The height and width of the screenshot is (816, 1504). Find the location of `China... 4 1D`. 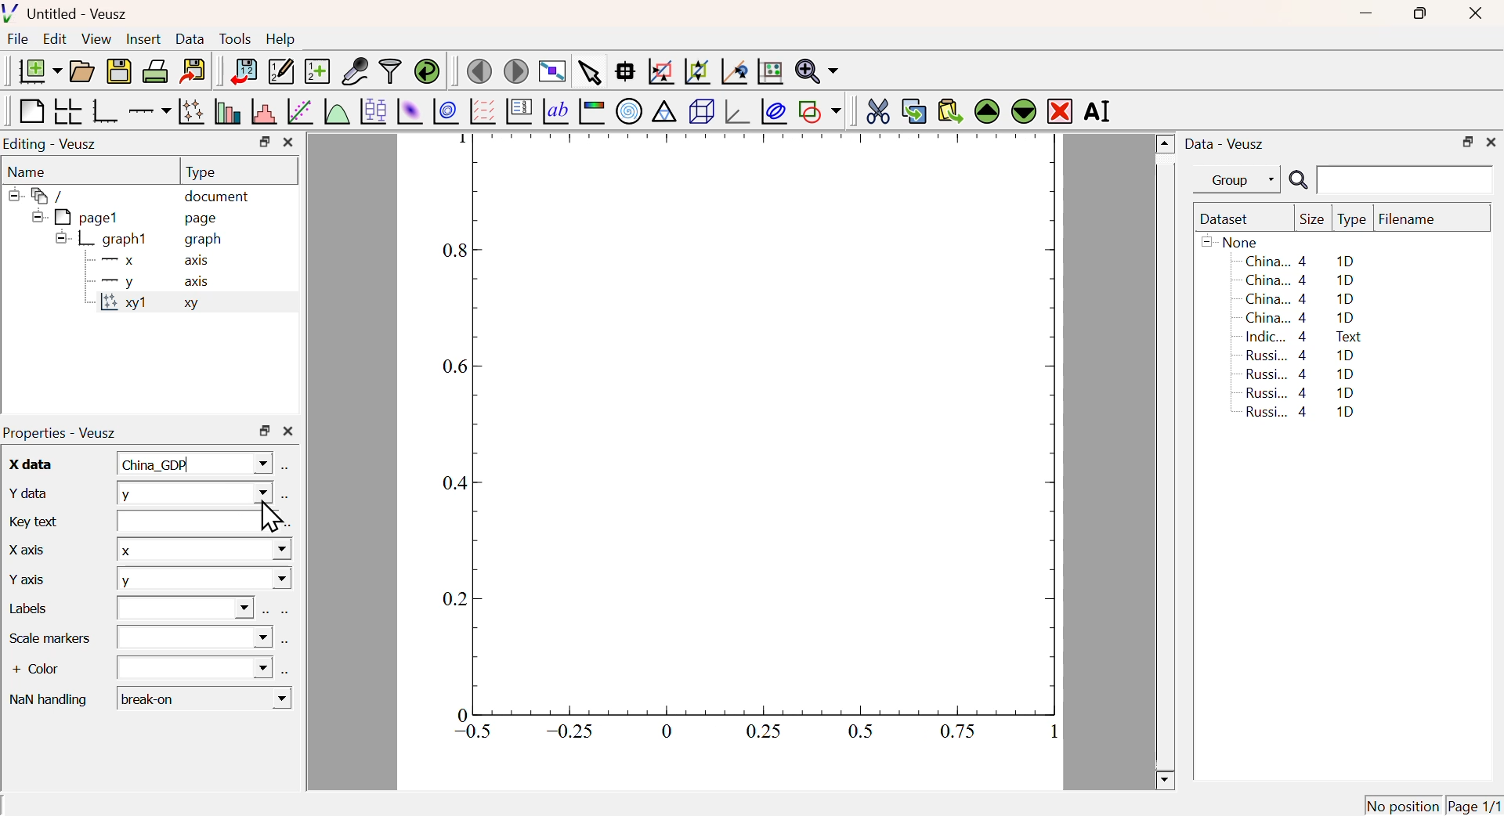

China... 4 1D is located at coordinates (1302, 300).